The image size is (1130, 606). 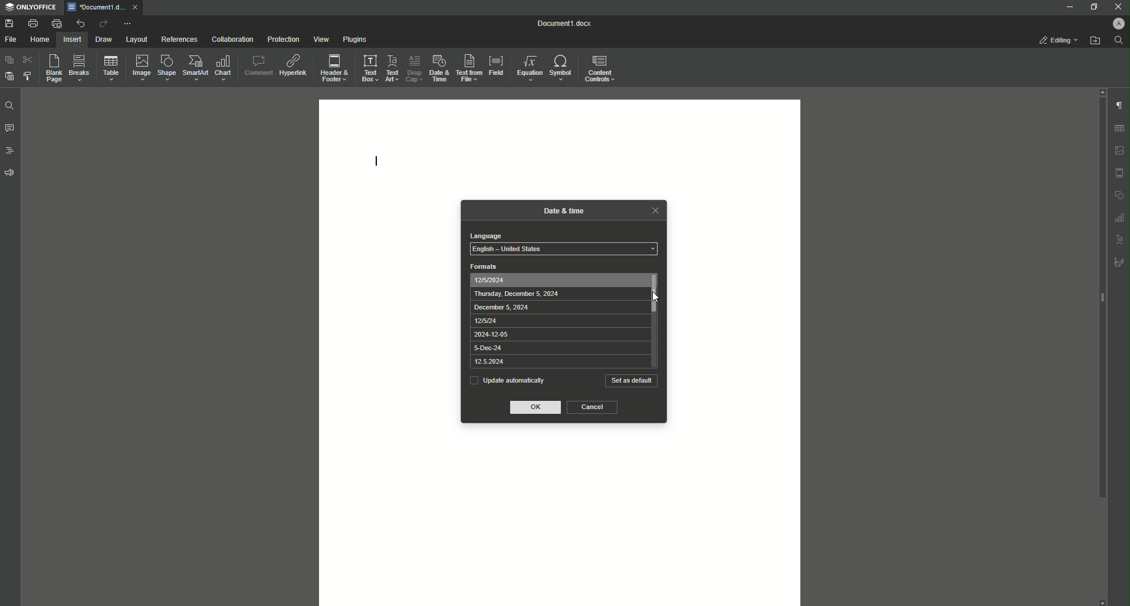 What do you see at coordinates (353, 39) in the screenshot?
I see `Plugins` at bounding box center [353, 39].